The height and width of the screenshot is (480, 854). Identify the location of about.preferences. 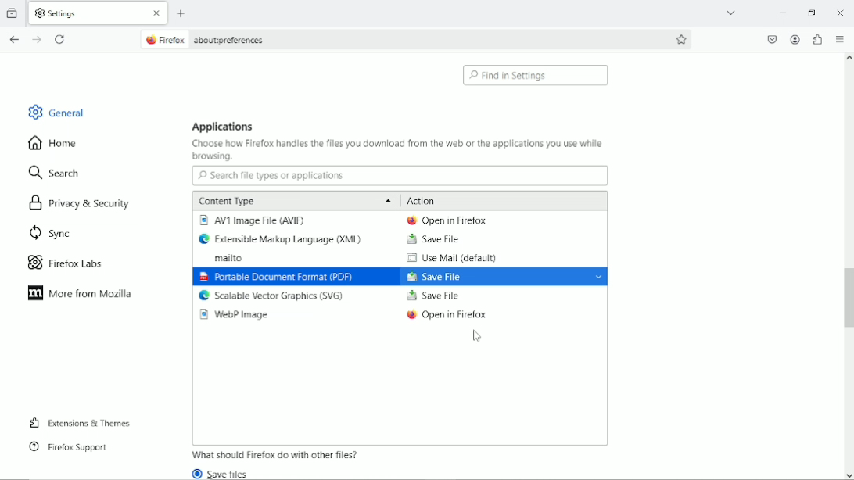
(205, 38).